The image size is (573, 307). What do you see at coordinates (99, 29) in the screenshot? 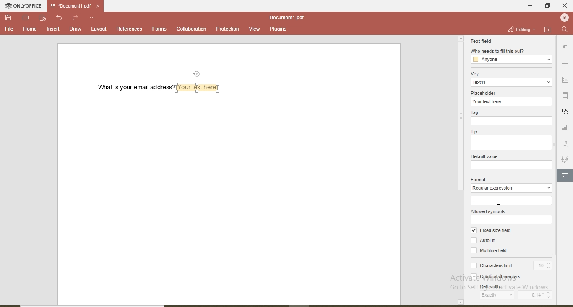
I see `layout` at bounding box center [99, 29].